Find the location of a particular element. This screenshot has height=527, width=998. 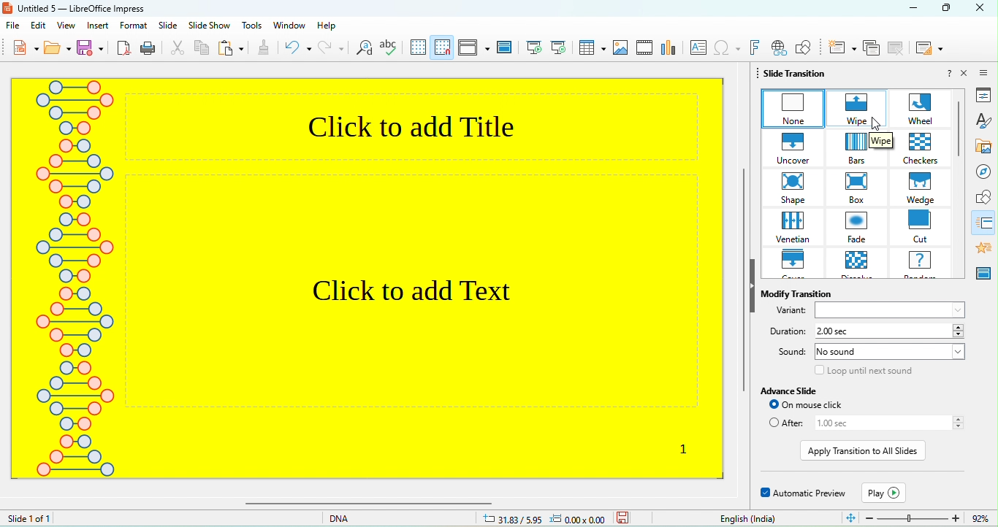

delete slide is located at coordinates (896, 48).